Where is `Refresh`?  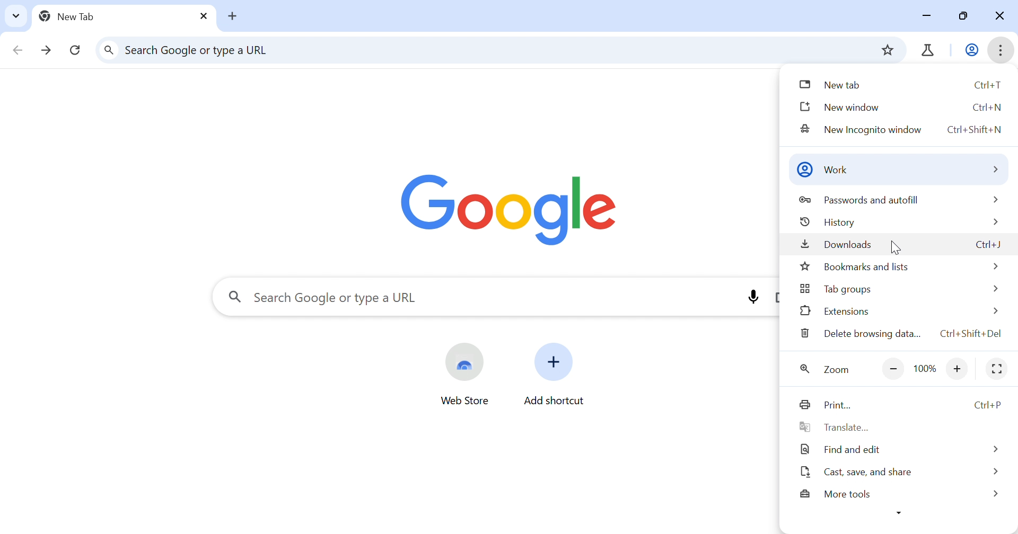 Refresh is located at coordinates (75, 51).